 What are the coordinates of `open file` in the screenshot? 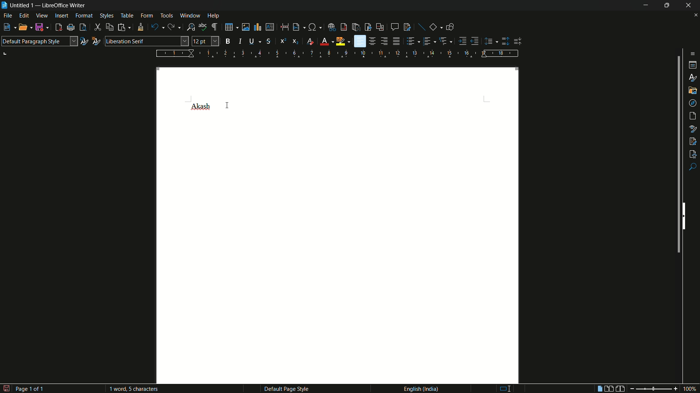 It's located at (23, 28).